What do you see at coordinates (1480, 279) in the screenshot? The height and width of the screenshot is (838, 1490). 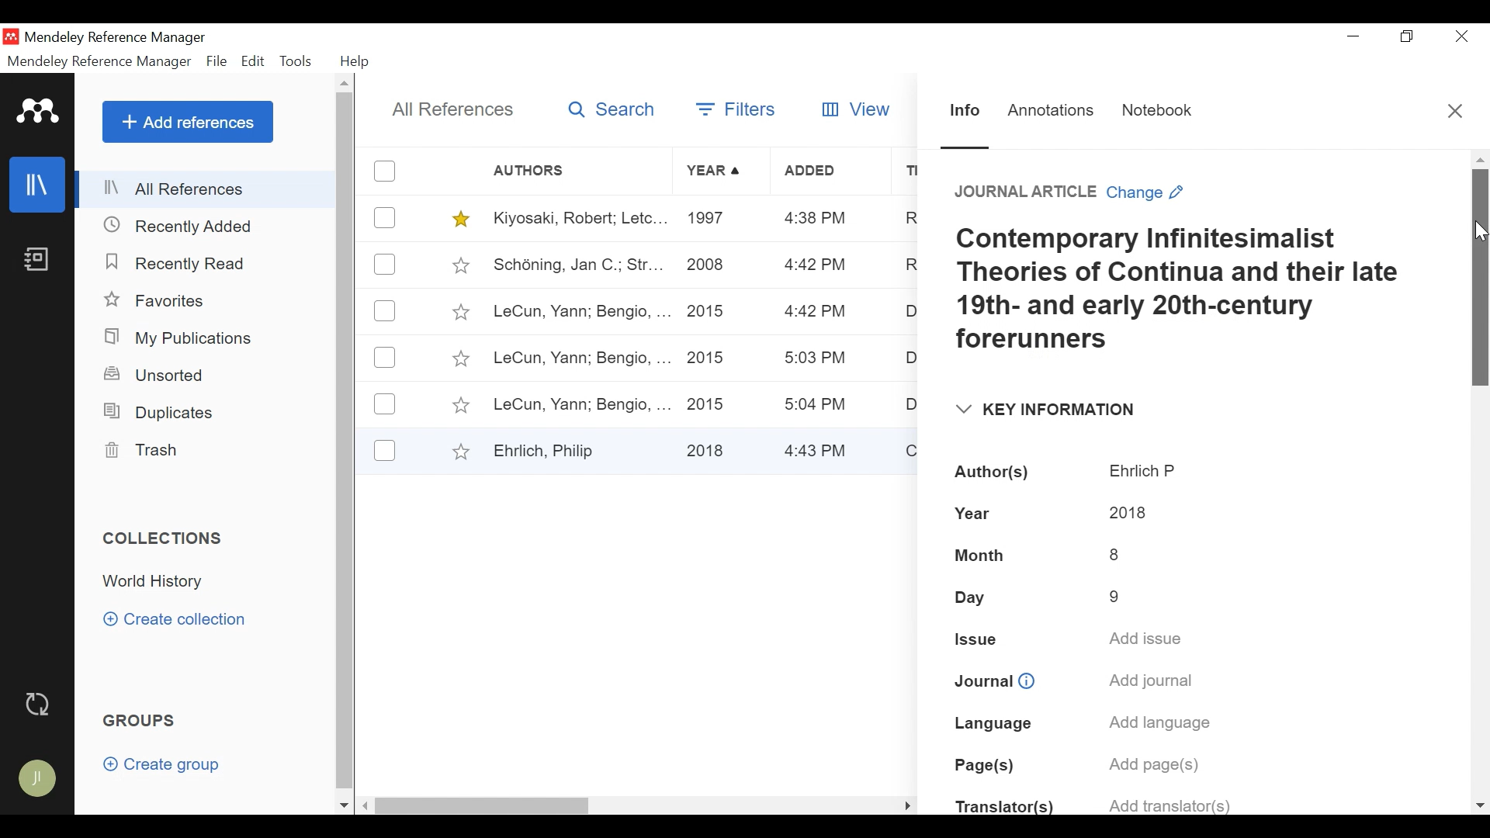 I see `Vertical Scroll bar` at bounding box center [1480, 279].